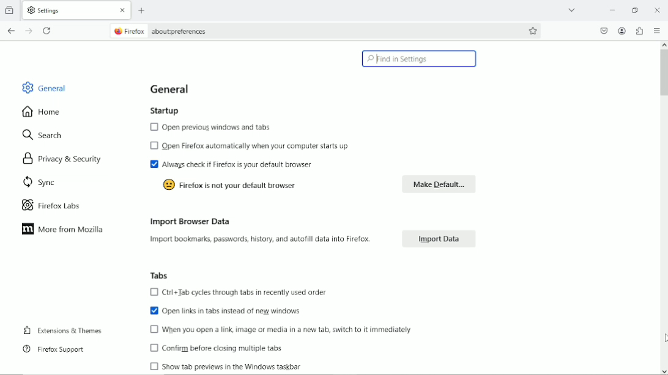 Image resolution: width=668 pixels, height=375 pixels. Describe the element at coordinates (623, 31) in the screenshot. I see `account` at that location.